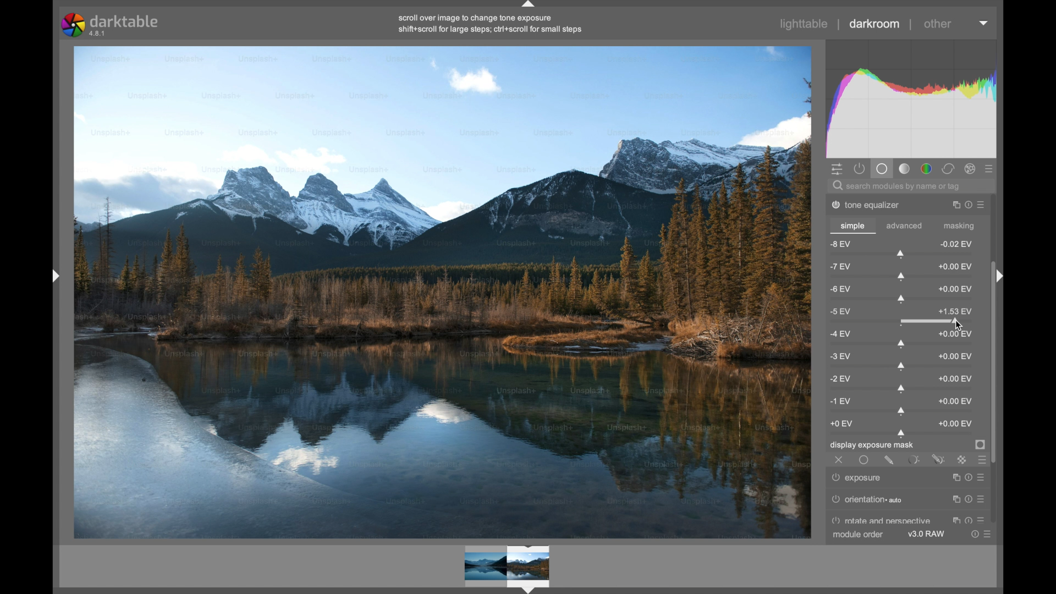  What do you see at coordinates (982, 461) in the screenshot?
I see `blending options` at bounding box center [982, 461].